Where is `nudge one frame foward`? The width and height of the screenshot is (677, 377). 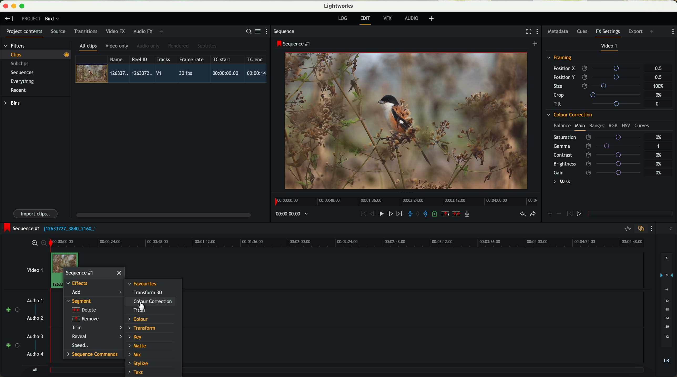 nudge one frame foward is located at coordinates (391, 214).